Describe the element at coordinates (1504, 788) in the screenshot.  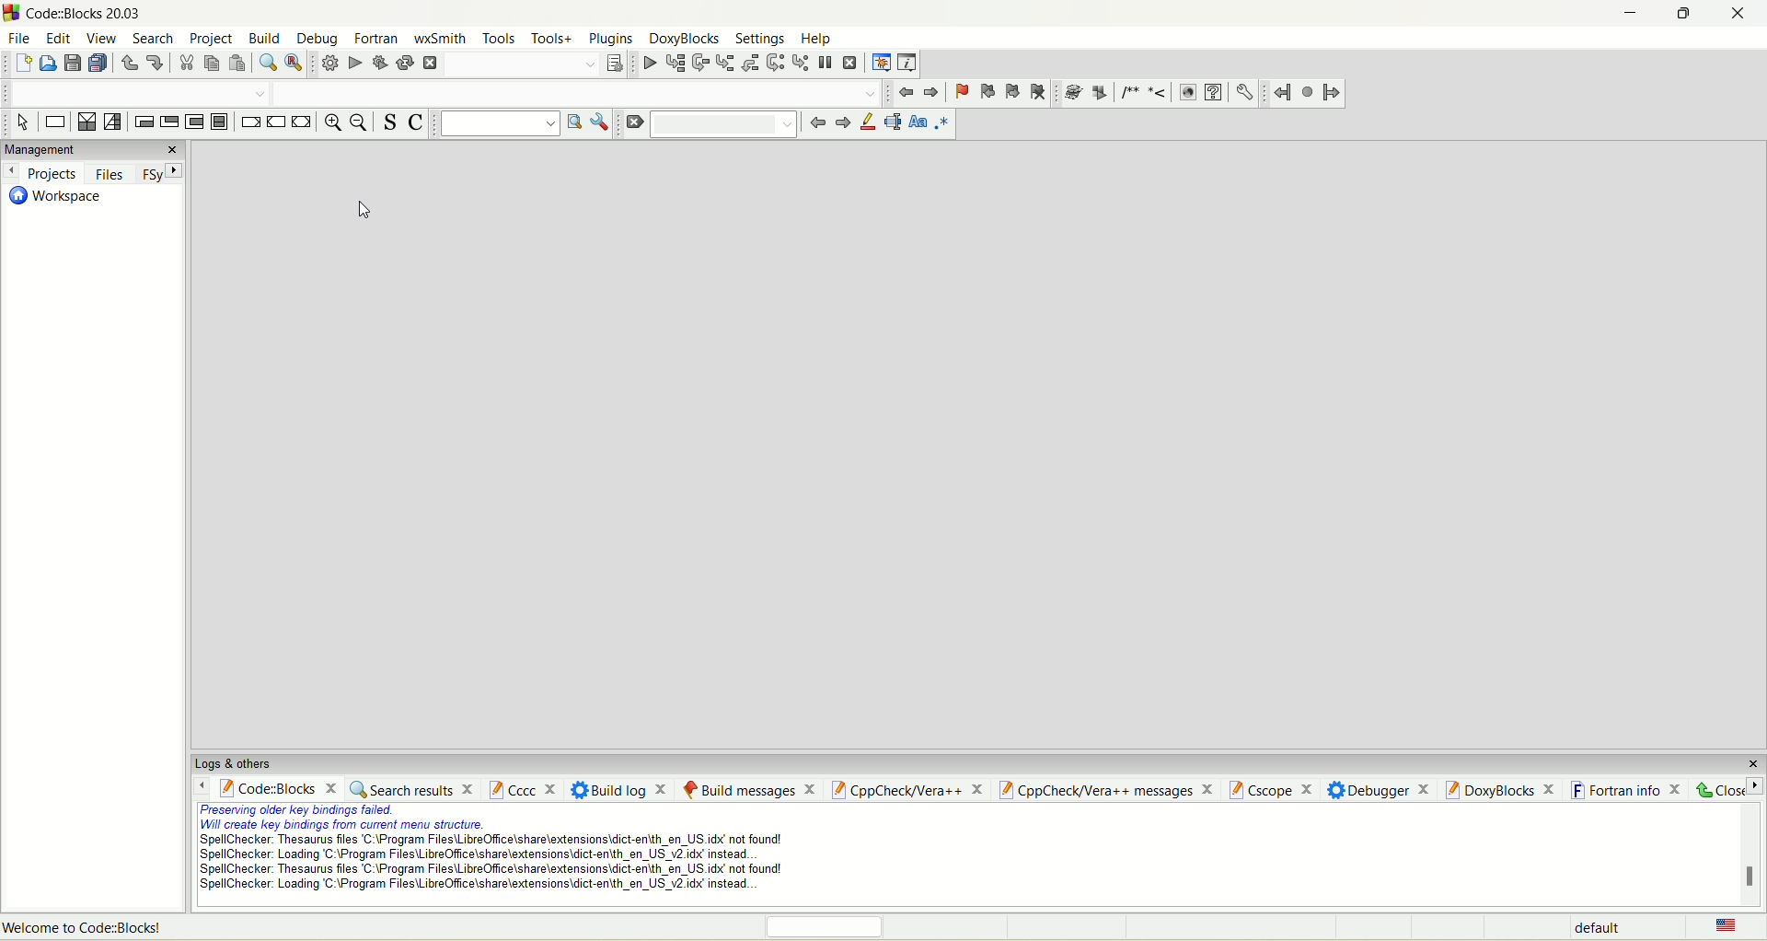
I see `boxyblocks` at that location.